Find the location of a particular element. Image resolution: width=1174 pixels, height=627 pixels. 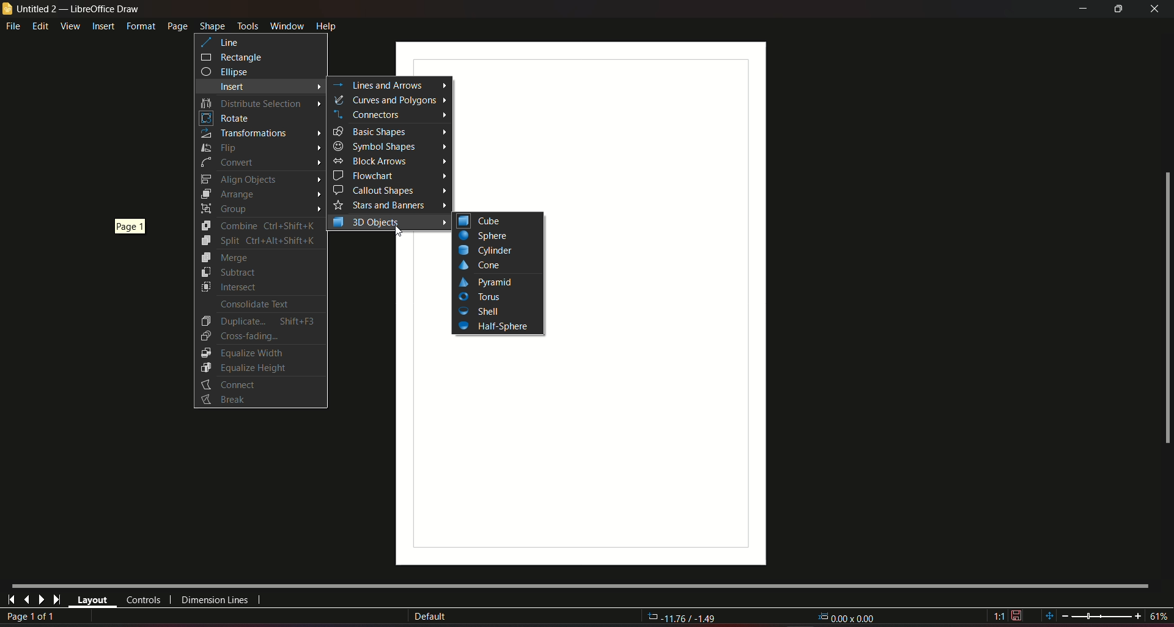

window is located at coordinates (286, 24).